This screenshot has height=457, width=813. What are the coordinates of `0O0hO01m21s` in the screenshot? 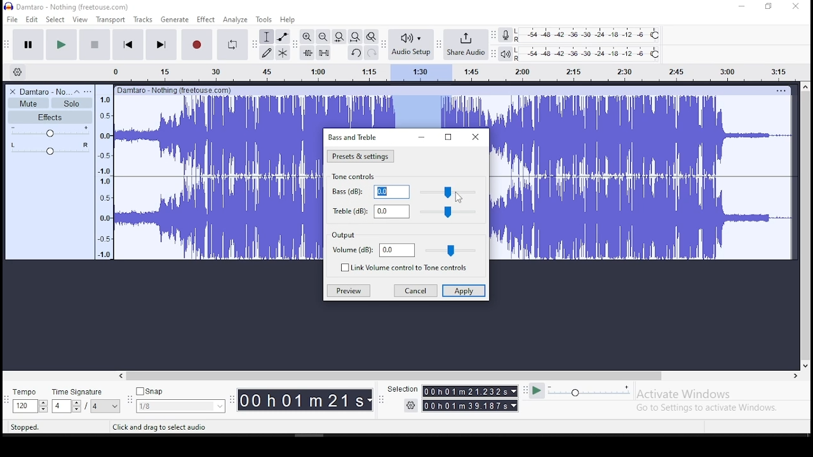 It's located at (302, 400).